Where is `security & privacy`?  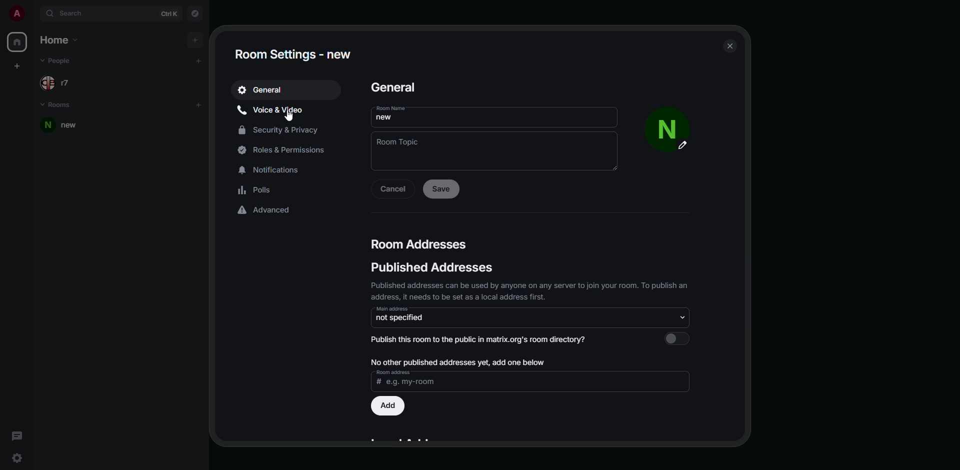 security & privacy is located at coordinates (280, 131).